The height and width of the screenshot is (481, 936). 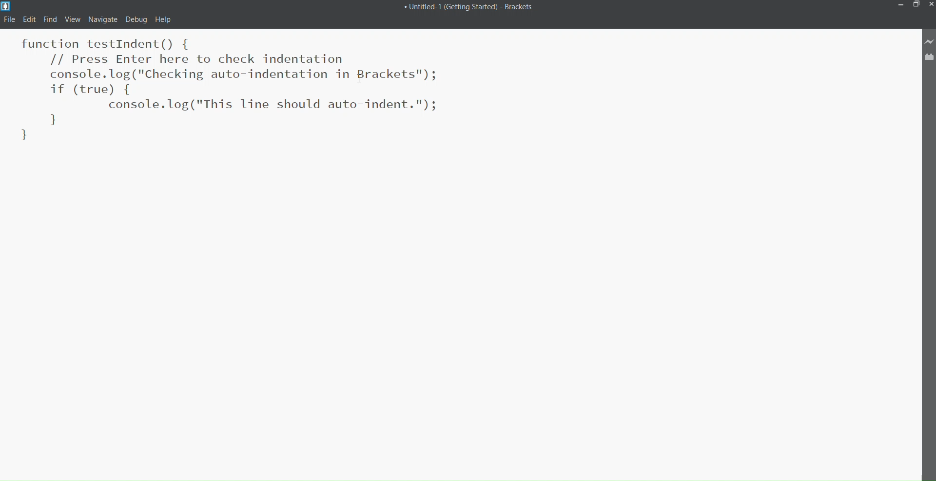 I want to click on File, so click(x=10, y=20).